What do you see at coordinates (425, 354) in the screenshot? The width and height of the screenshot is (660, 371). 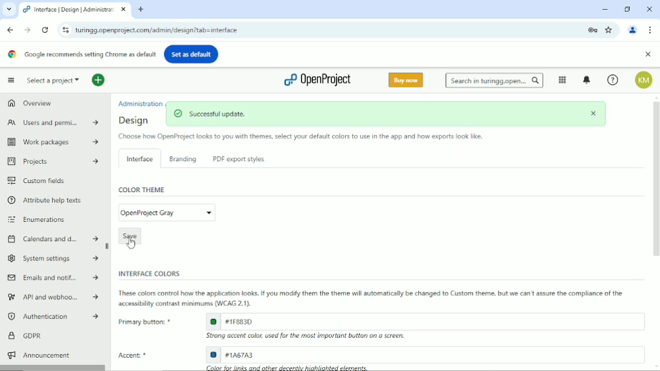 I see `accent` at bounding box center [425, 354].